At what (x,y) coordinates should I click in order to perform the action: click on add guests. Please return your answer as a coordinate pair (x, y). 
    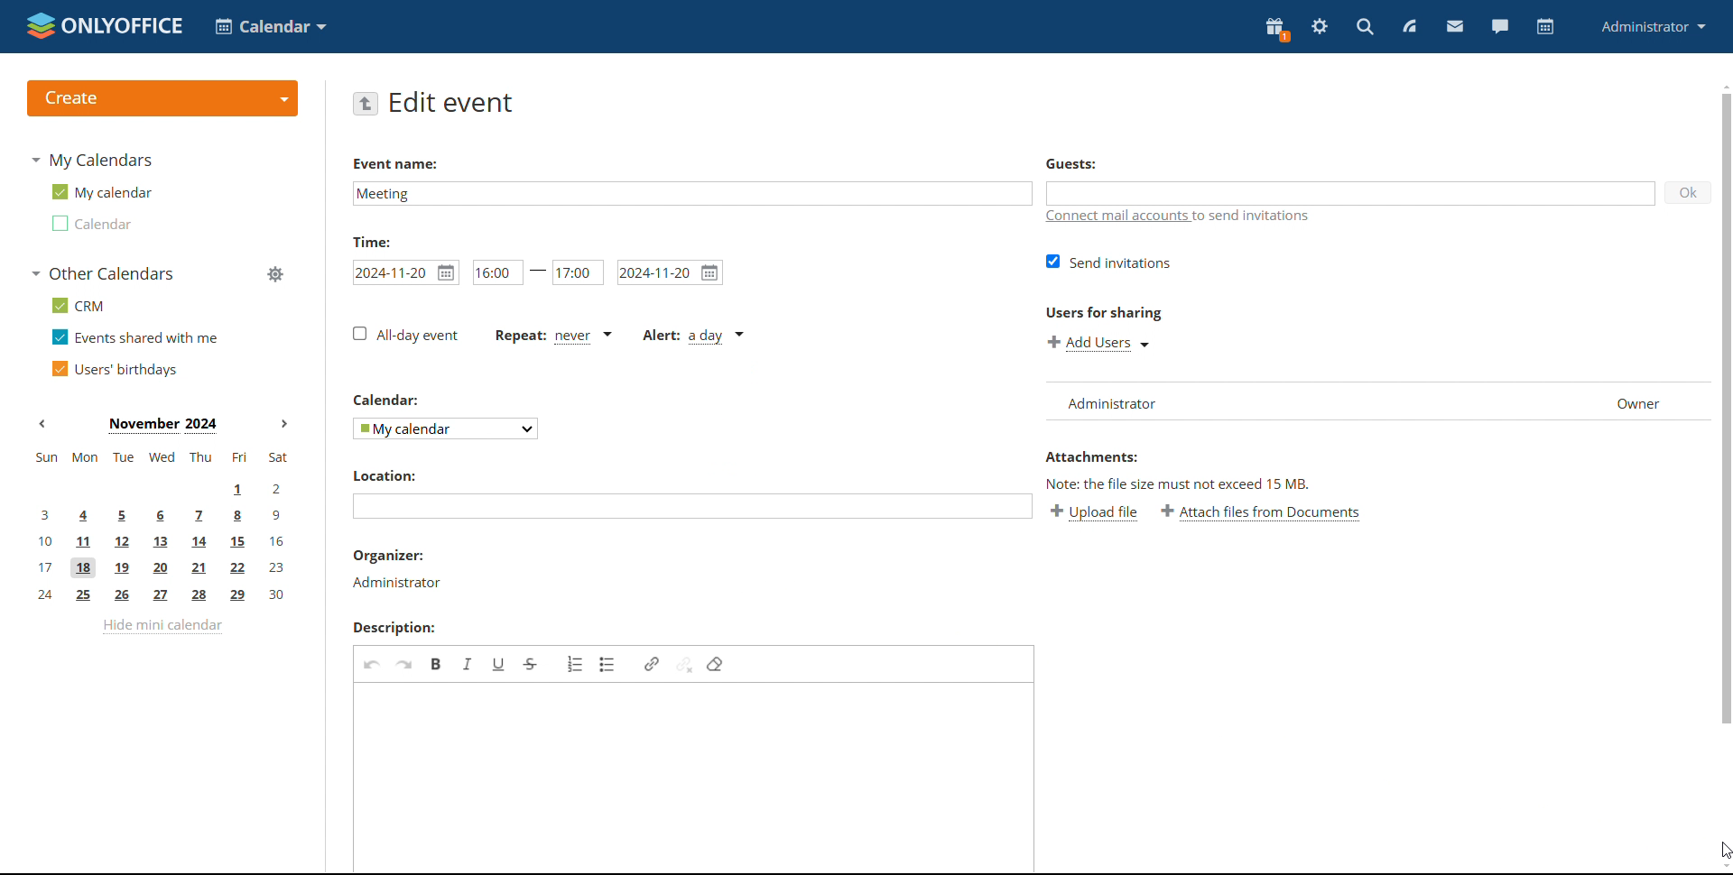
    Looking at the image, I should click on (1350, 194).